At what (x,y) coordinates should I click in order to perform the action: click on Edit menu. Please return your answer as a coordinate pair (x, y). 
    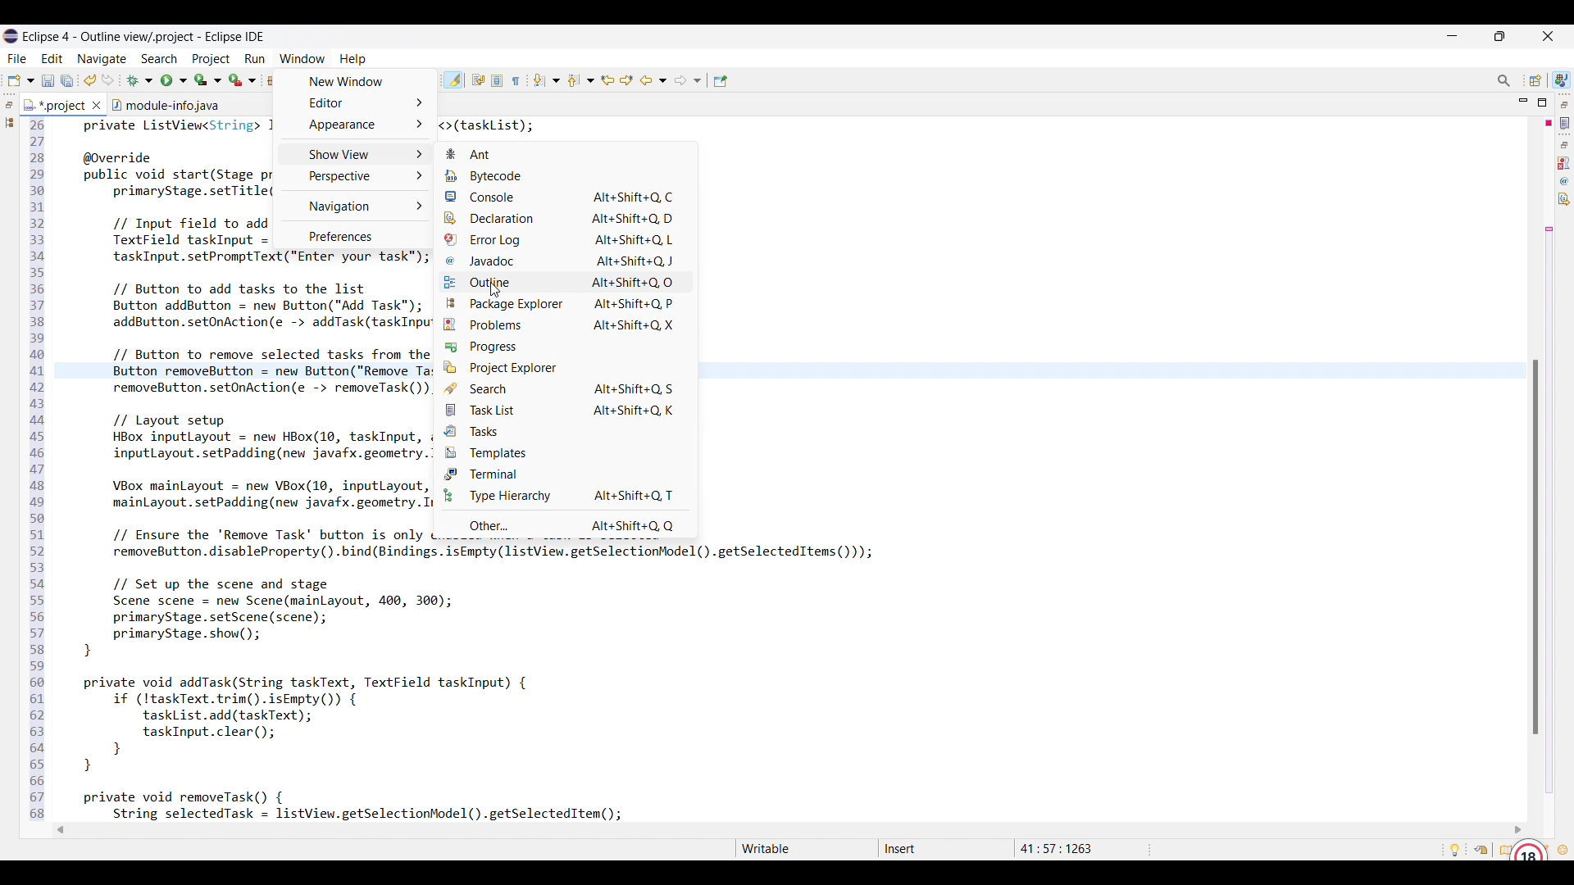
    Looking at the image, I should click on (52, 59).